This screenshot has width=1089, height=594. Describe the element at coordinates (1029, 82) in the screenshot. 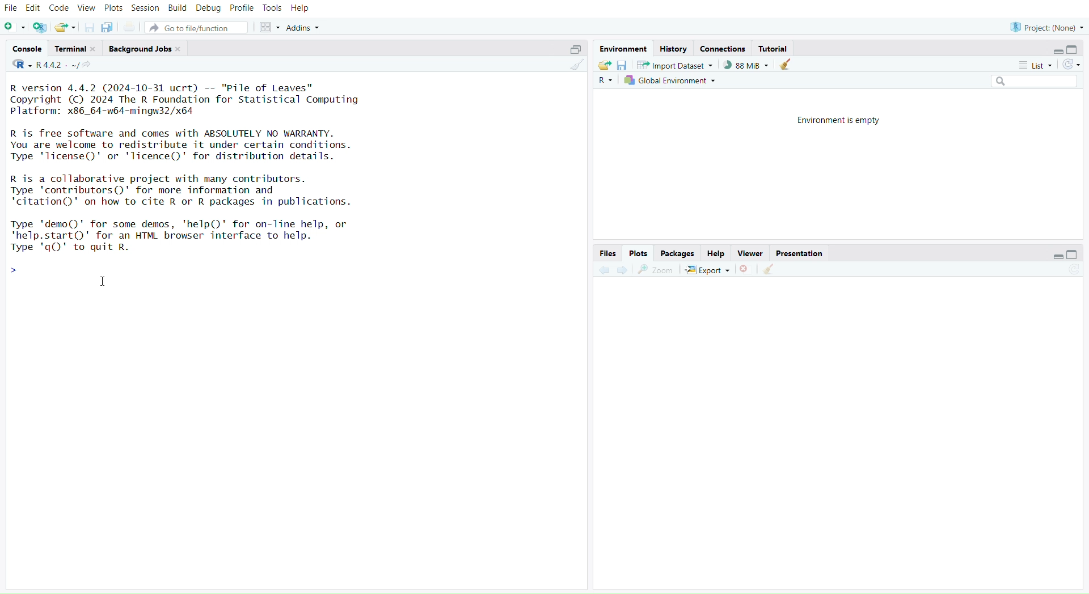

I see `search` at that location.